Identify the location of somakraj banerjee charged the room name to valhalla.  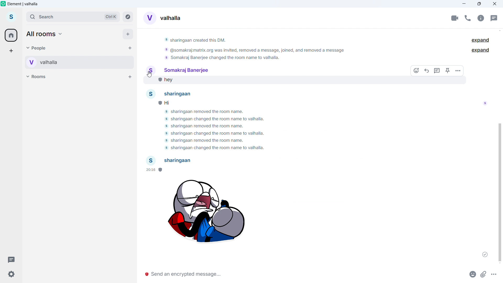
(212, 148).